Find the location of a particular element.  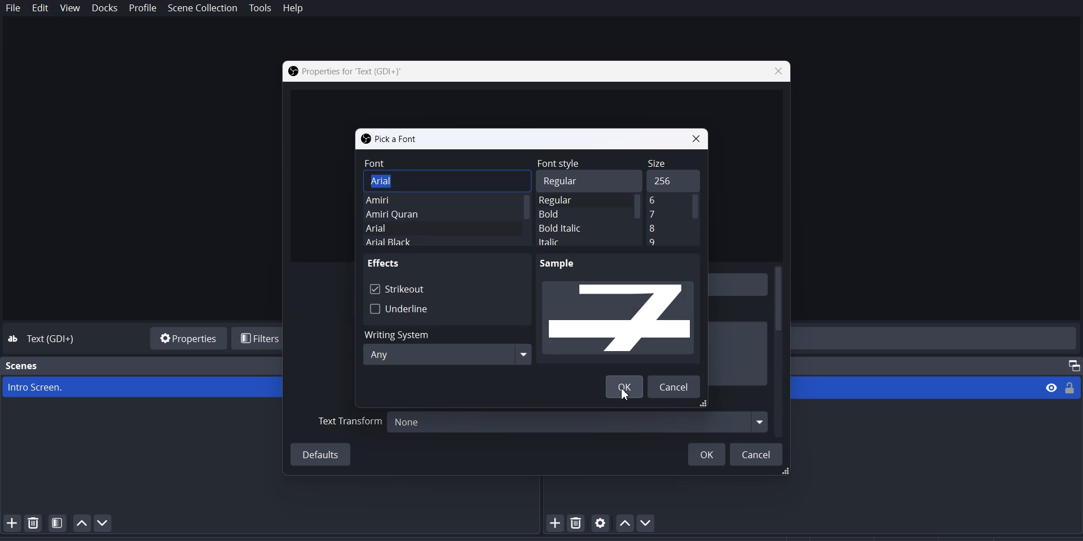

Move Scene Up is located at coordinates (82, 523).